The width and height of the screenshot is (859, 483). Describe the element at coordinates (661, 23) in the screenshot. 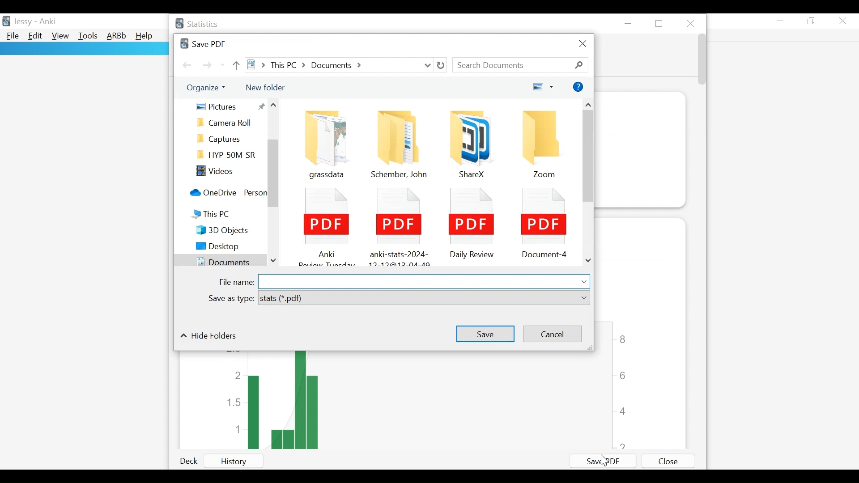

I see `Restore` at that location.